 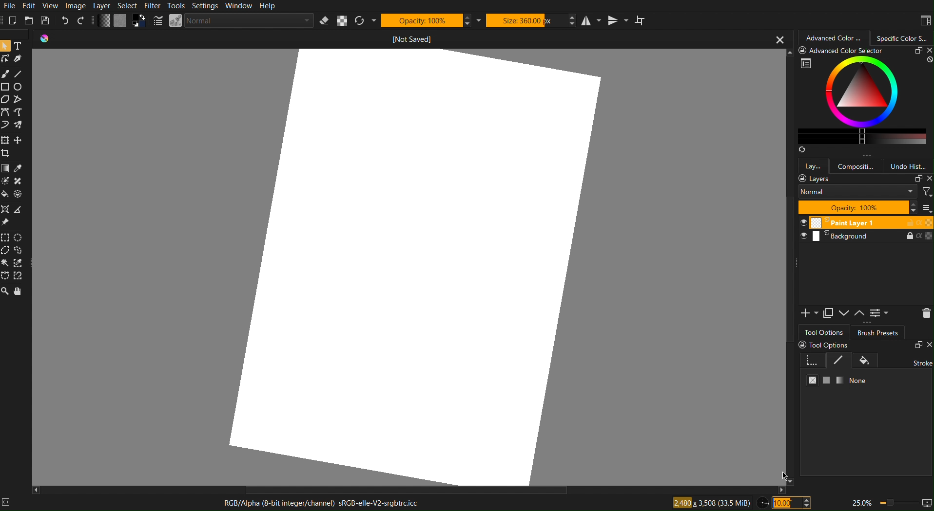 What do you see at coordinates (428, 20) in the screenshot?
I see `Opacity` at bounding box center [428, 20].